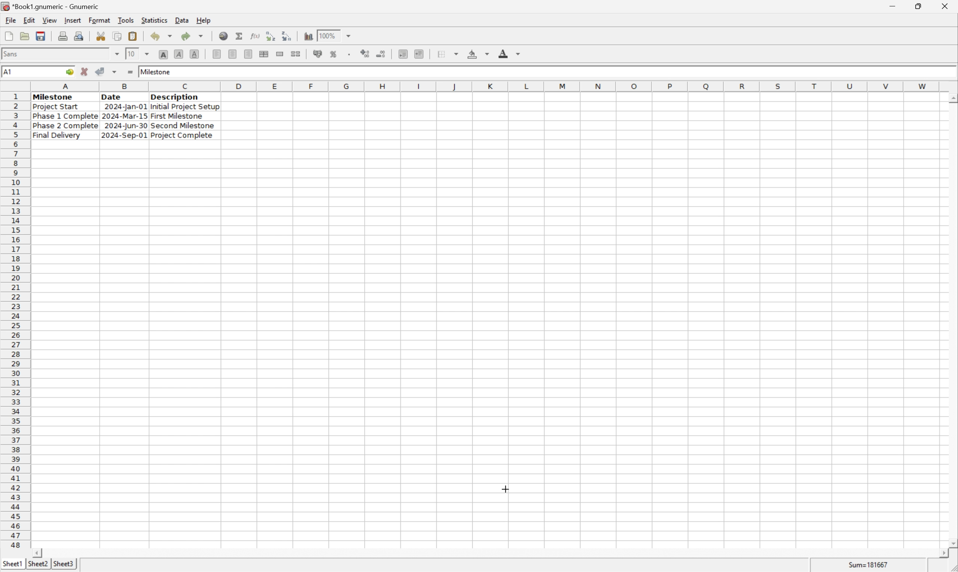 The image size is (958, 572). What do you see at coordinates (224, 36) in the screenshot?
I see `insert a hyperlink` at bounding box center [224, 36].